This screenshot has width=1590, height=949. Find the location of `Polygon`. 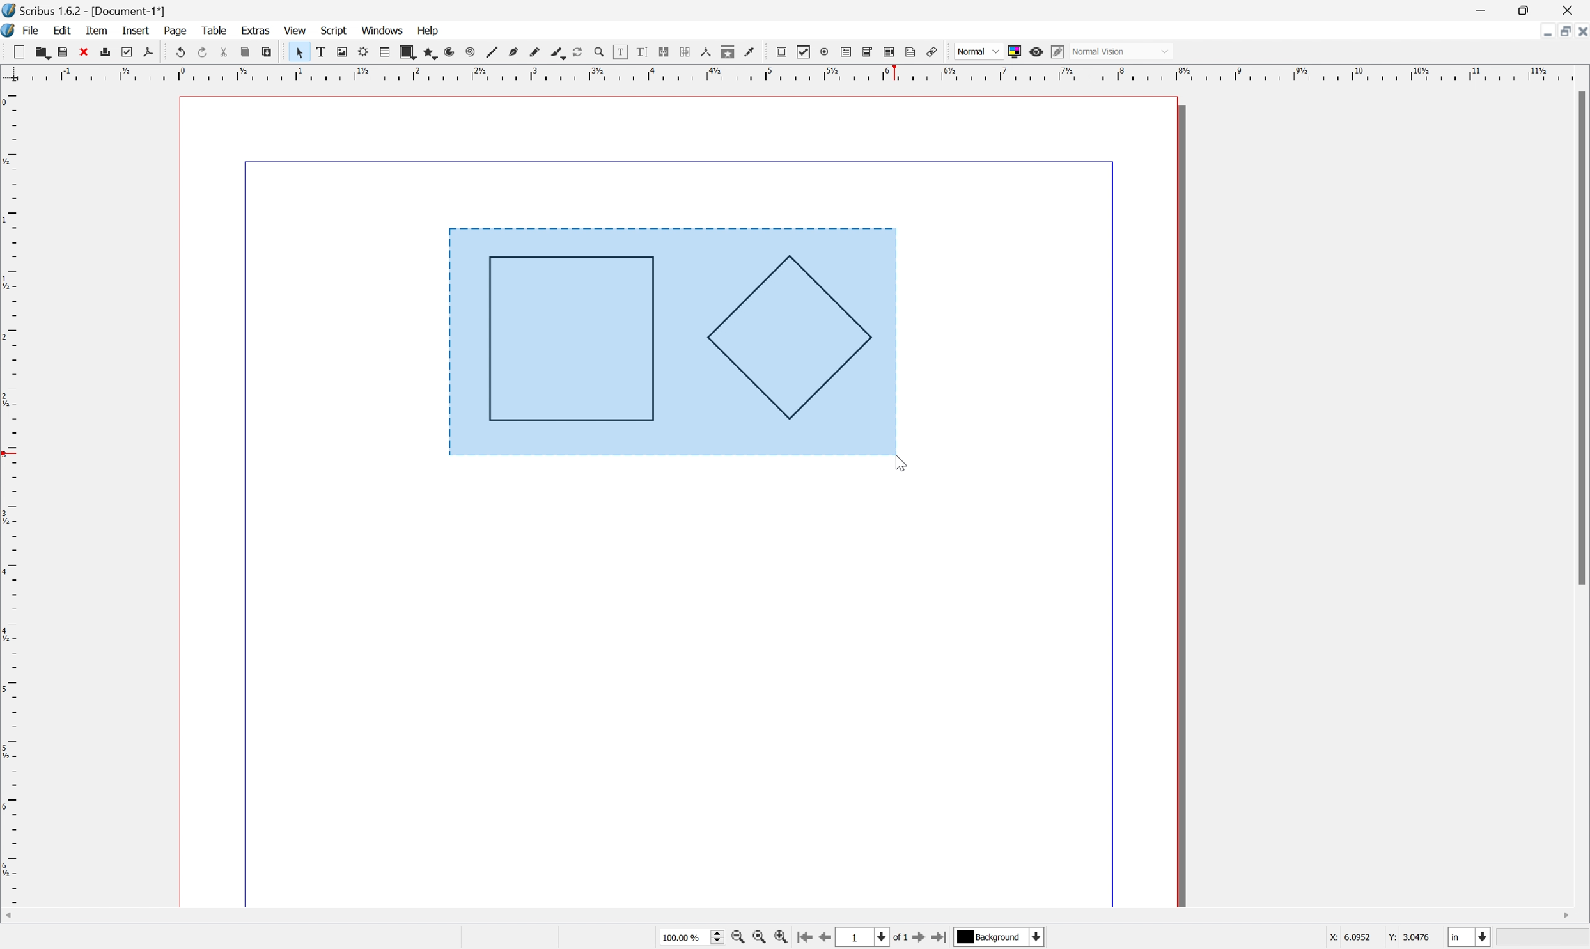

Polygon is located at coordinates (786, 338).